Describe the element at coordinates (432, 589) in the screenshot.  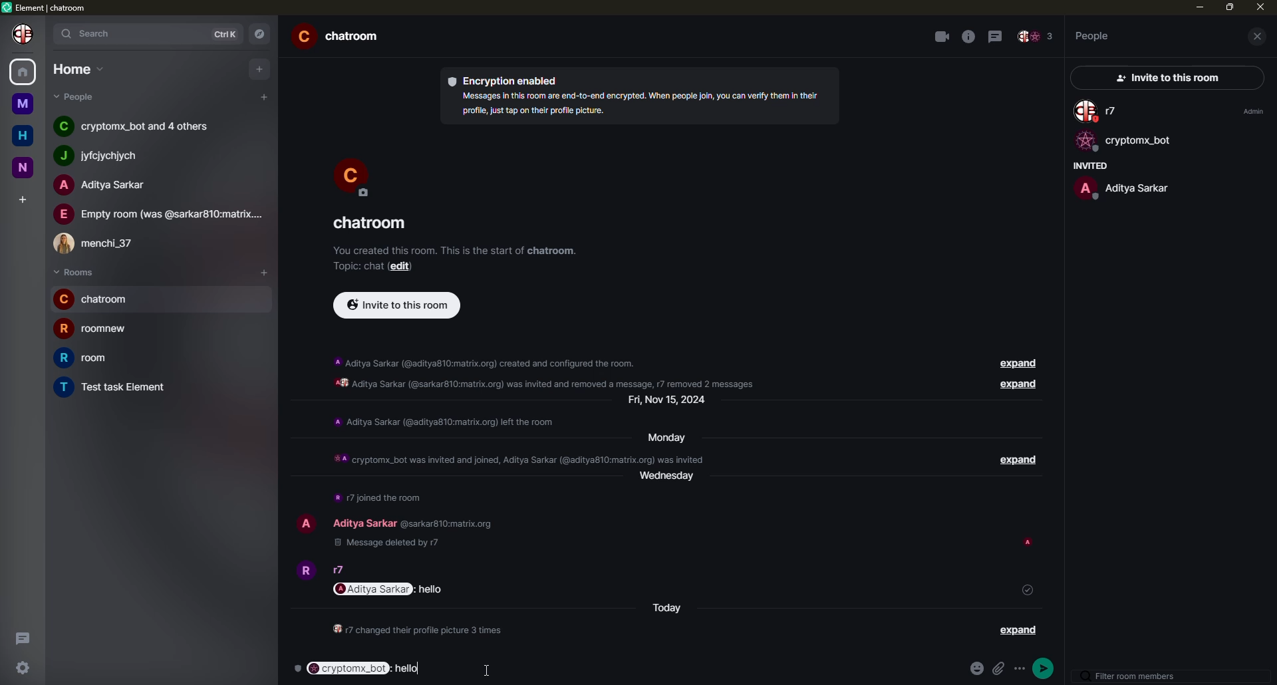
I see `message` at that location.